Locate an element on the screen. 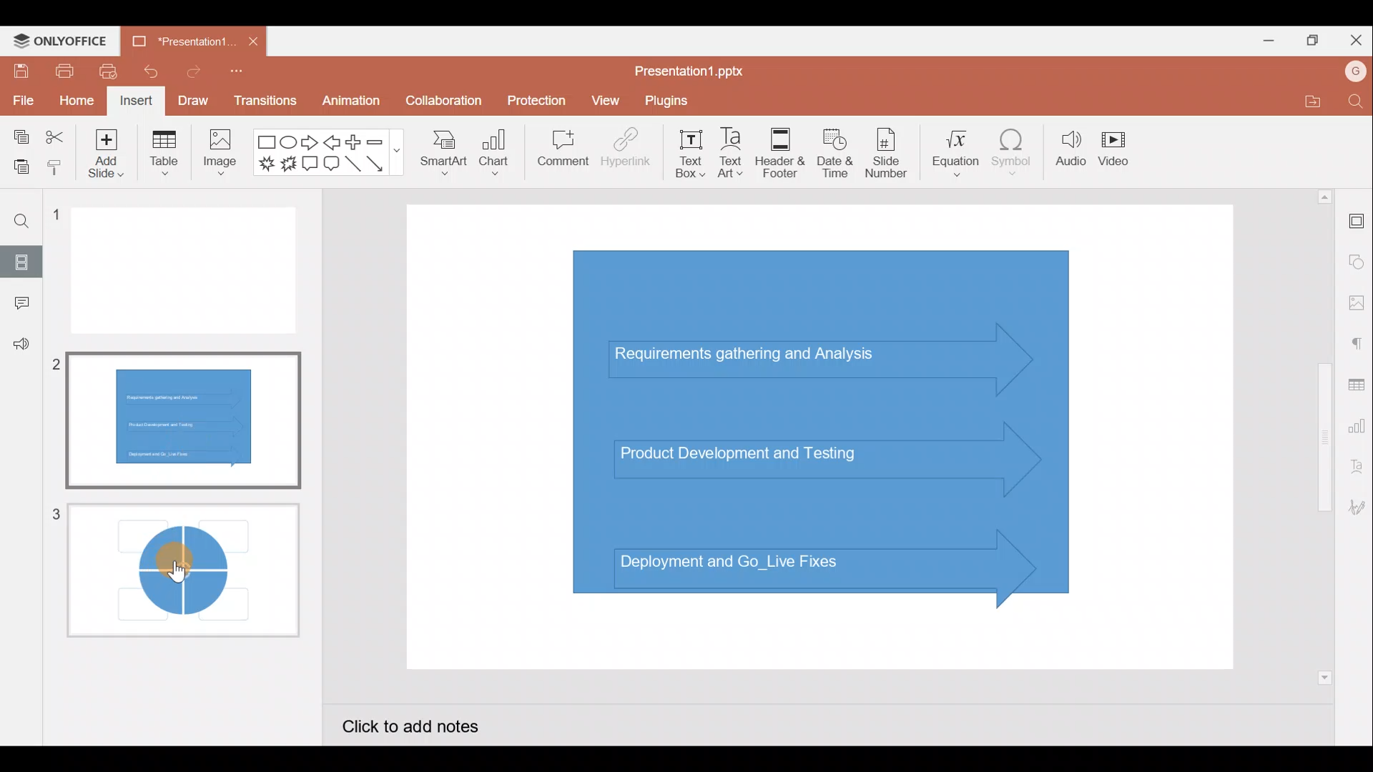  Rectangle is located at coordinates (263, 142).